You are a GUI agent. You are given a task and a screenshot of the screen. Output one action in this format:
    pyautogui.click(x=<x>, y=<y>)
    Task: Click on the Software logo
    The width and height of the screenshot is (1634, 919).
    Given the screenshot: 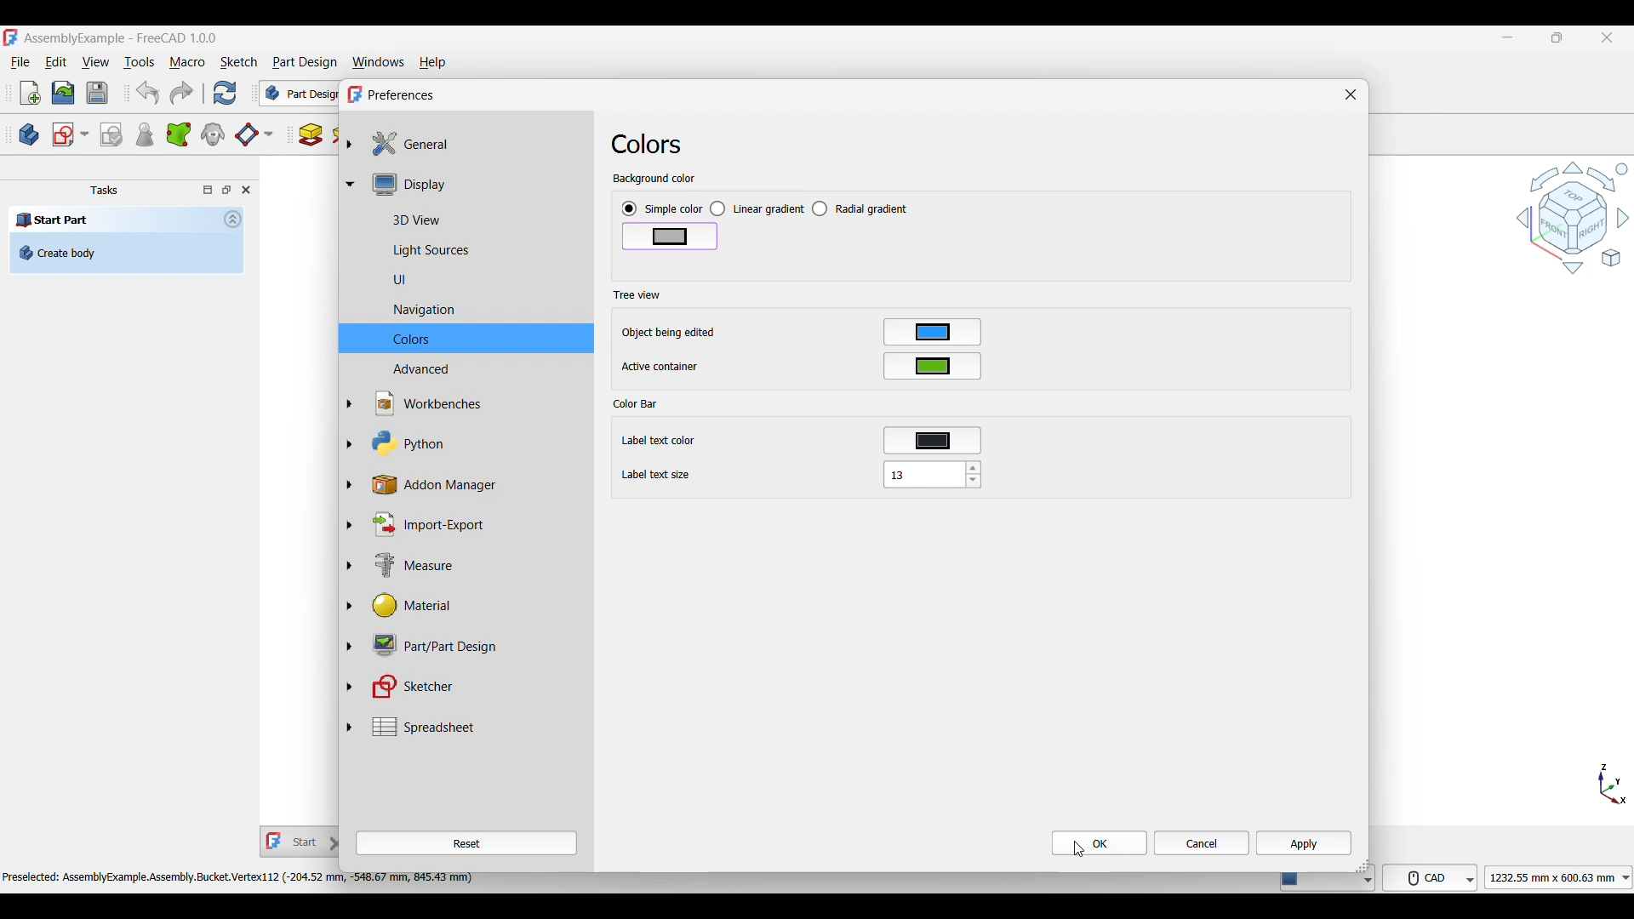 What is the action you would take?
    pyautogui.click(x=10, y=37)
    